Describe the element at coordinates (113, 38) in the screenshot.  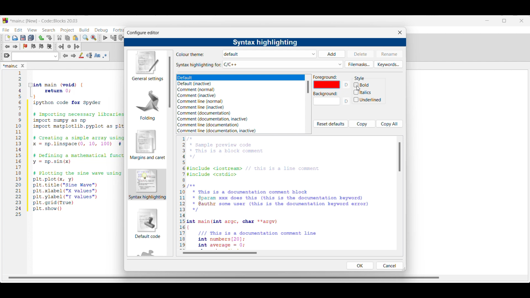
I see `Run to cursor` at that location.